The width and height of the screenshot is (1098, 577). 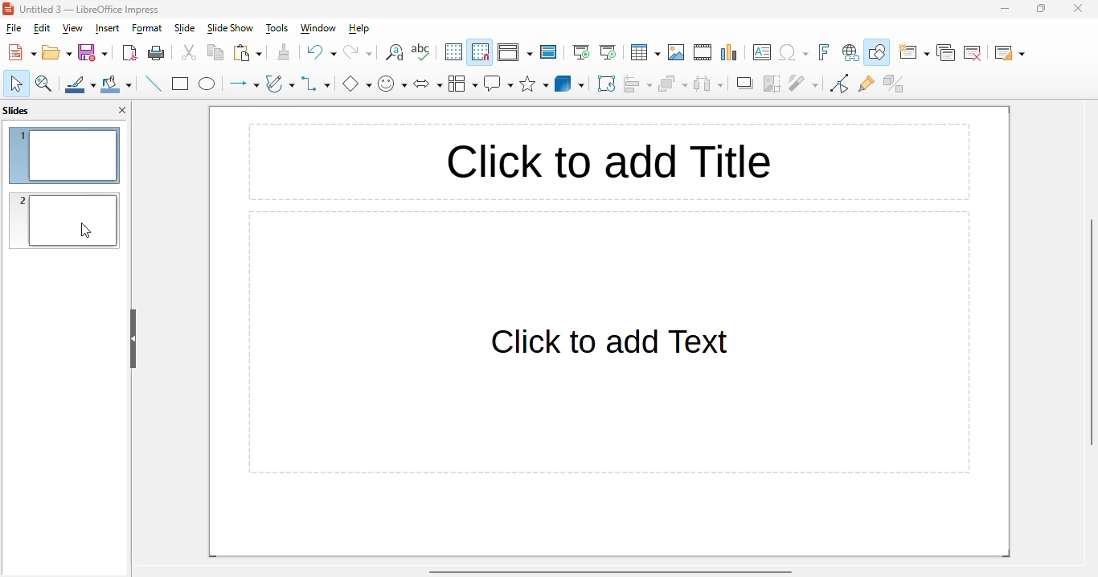 I want to click on 3D objects, so click(x=570, y=84).